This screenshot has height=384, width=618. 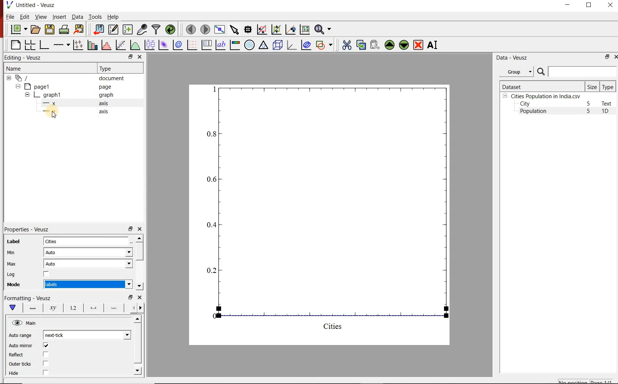 I want to click on Auto, so click(x=88, y=264).